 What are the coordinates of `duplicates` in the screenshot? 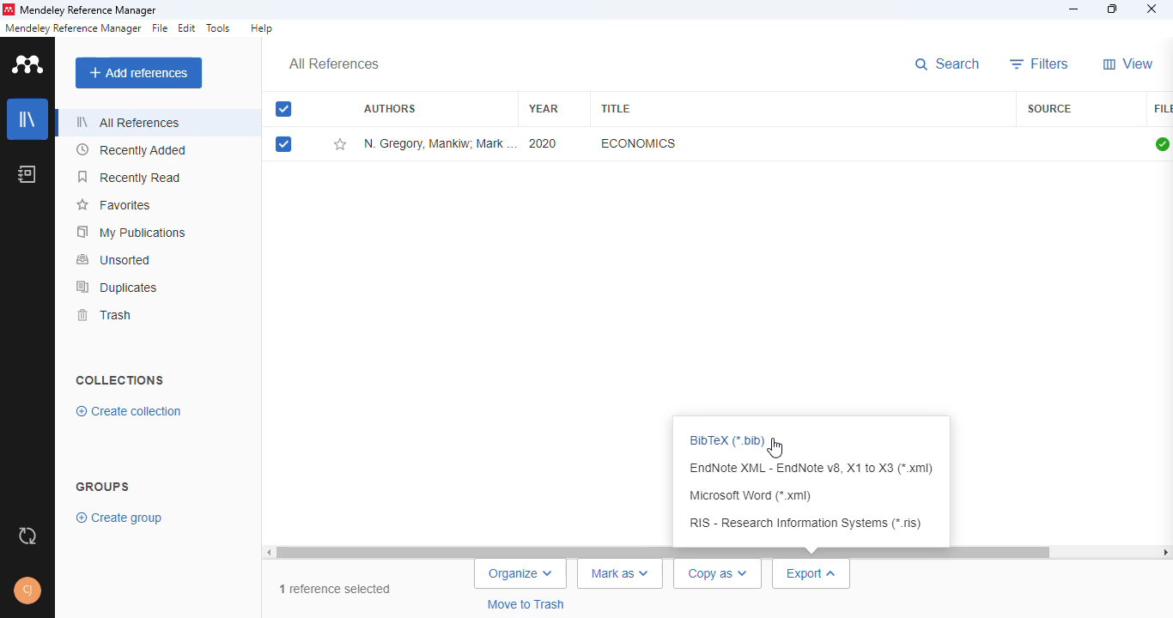 It's located at (118, 288).